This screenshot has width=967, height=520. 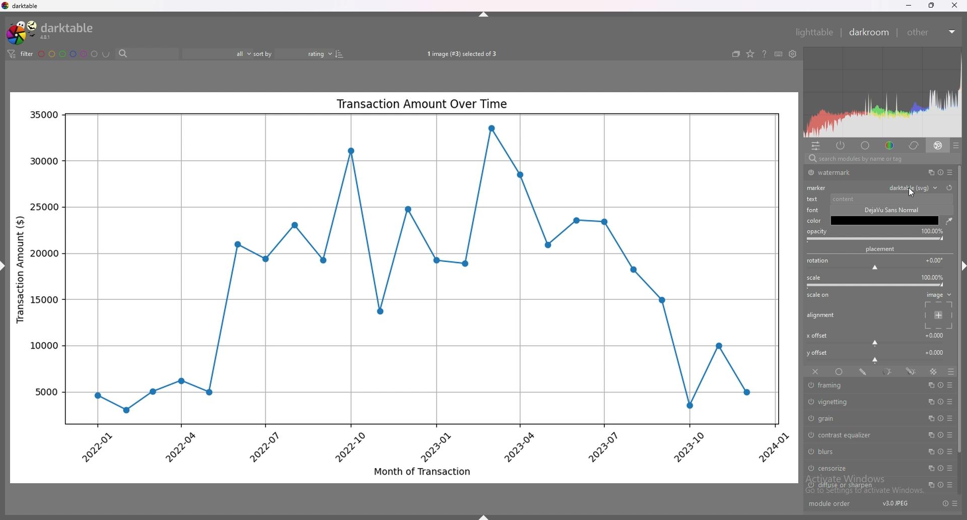 I want to click on keyboard shortcuts, so click(x=778, y=54).